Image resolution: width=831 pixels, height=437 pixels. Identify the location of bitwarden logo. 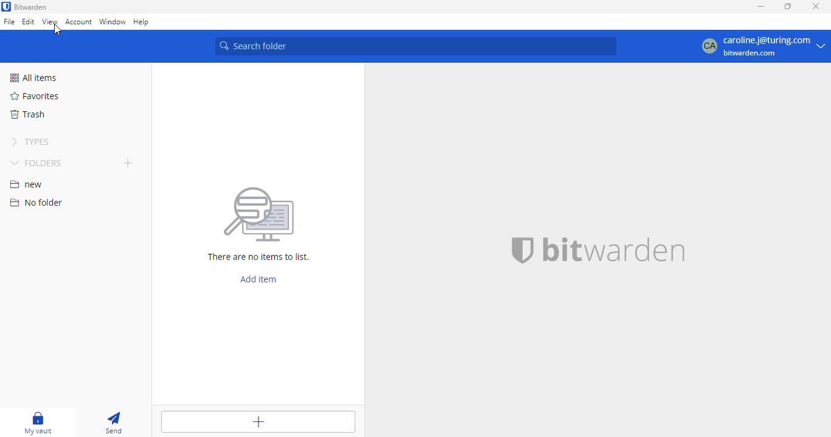
(523, 251).